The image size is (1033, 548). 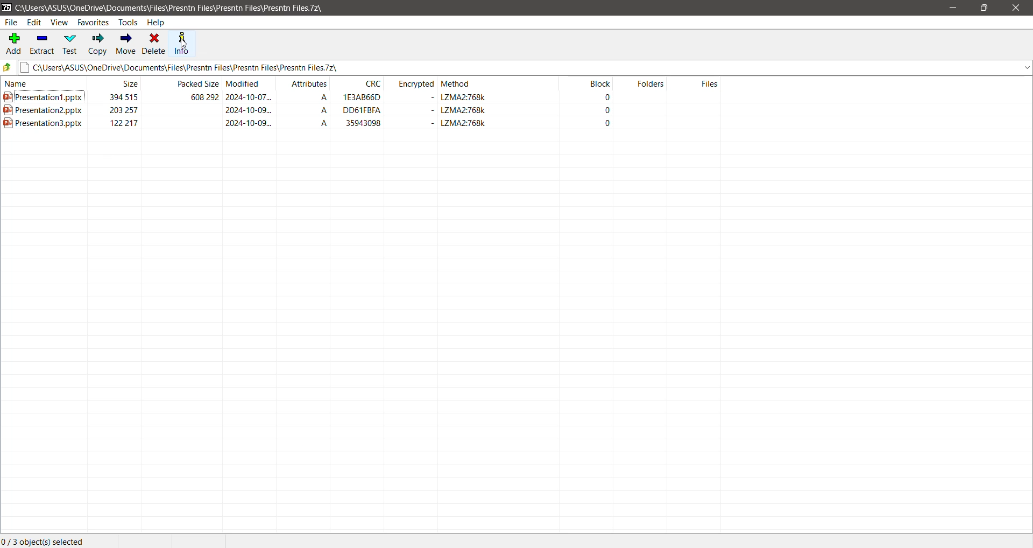 I want to click on size, so click(x=135, y=84).